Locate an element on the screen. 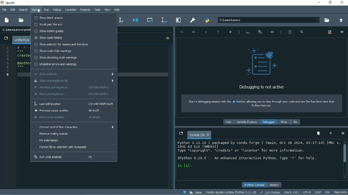 The width and height of the screenshot is (348, 195). Tools is located at coordinates (97, 10).